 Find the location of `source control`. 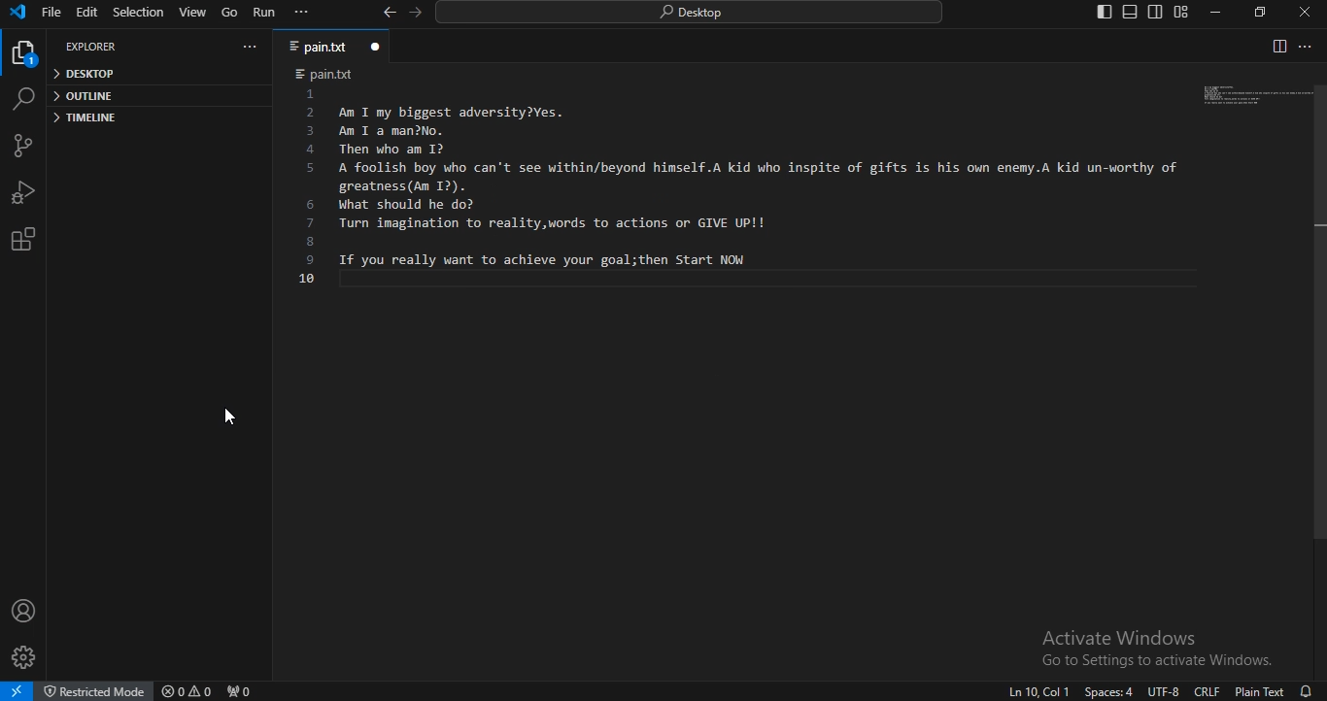

source control is located at coordinates (21, 145).